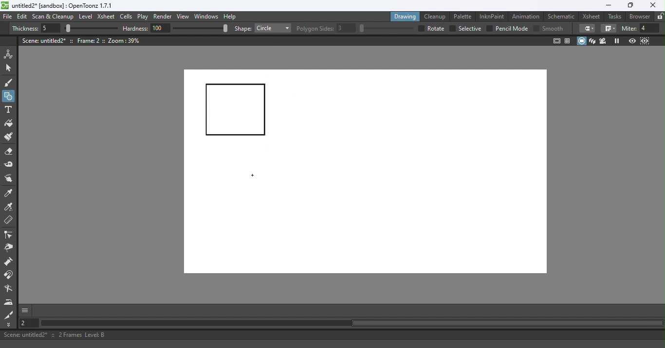  What do you see at coordinates (9, 236) in the screenshot?
I see `Control point editor tool` at bounding box center [9, 236].